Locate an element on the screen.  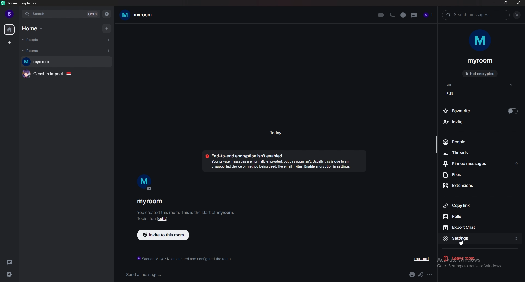
edit is located at coordinates (165, 220).